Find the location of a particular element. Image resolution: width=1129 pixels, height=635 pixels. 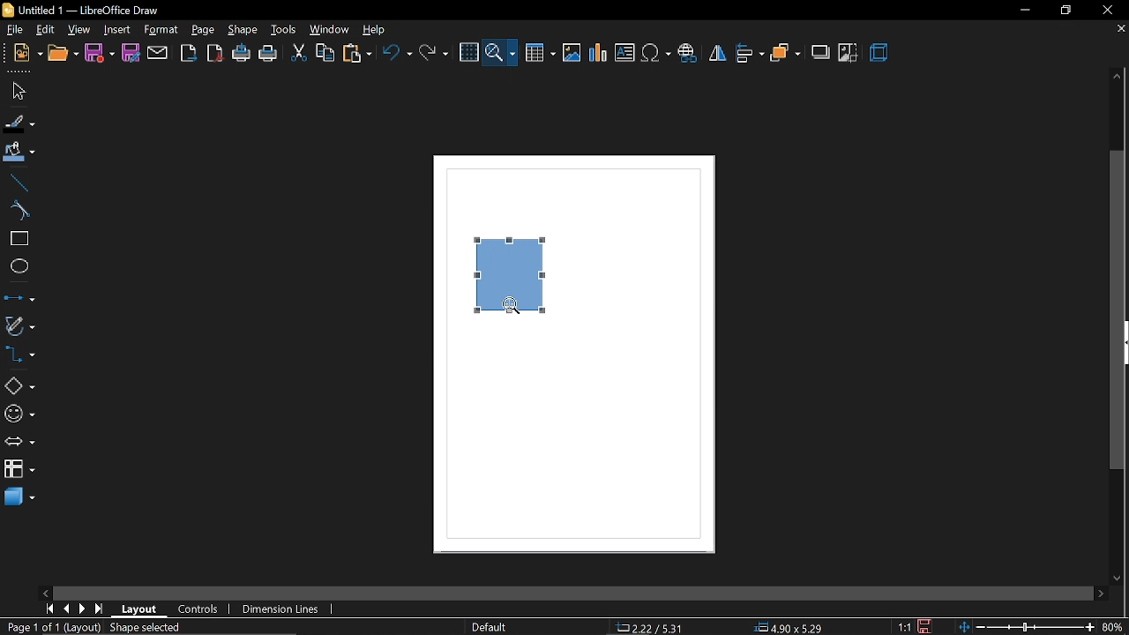

go to last page is located at coordinates (101, 609).